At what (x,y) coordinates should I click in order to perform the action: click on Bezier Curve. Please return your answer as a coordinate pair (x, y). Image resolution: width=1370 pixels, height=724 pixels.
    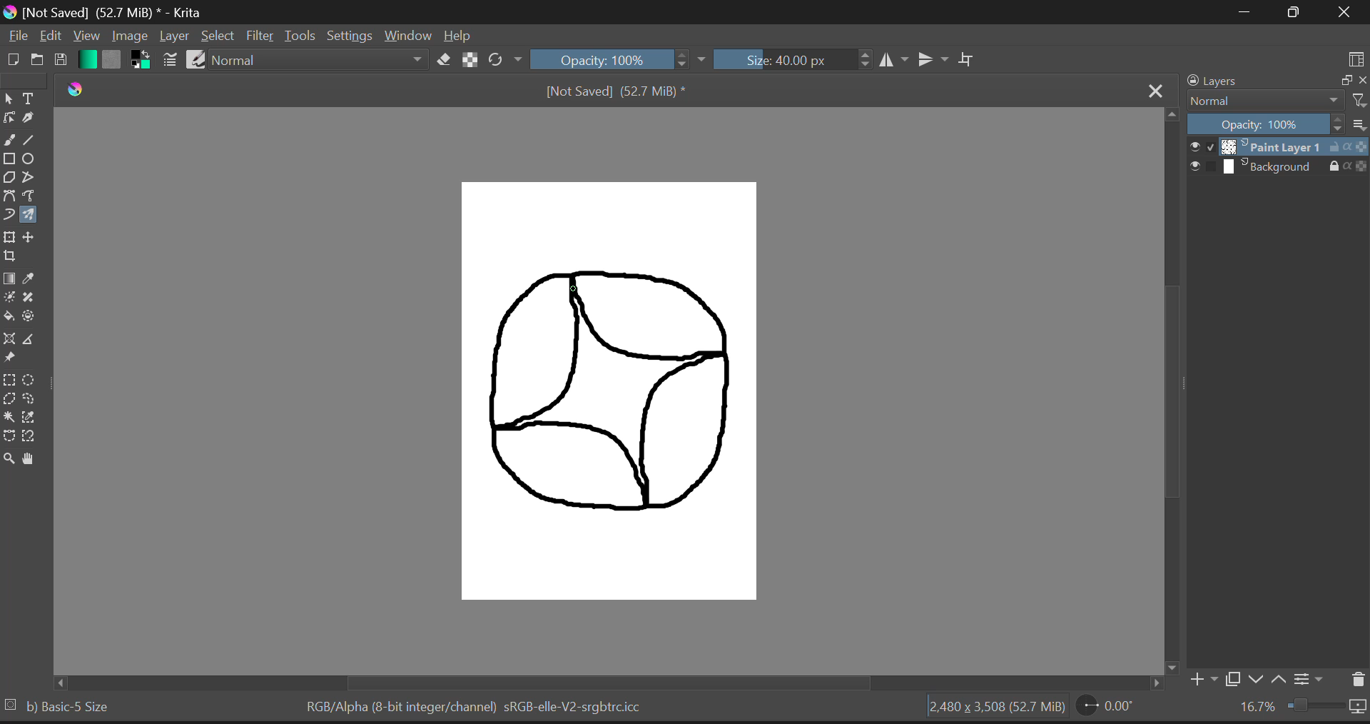
    Looking at the image, I should click on (9, 196).